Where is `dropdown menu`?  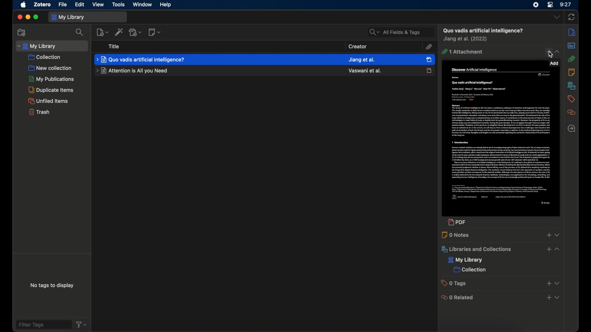
dropdown menu is located at coordinates (557, 52).